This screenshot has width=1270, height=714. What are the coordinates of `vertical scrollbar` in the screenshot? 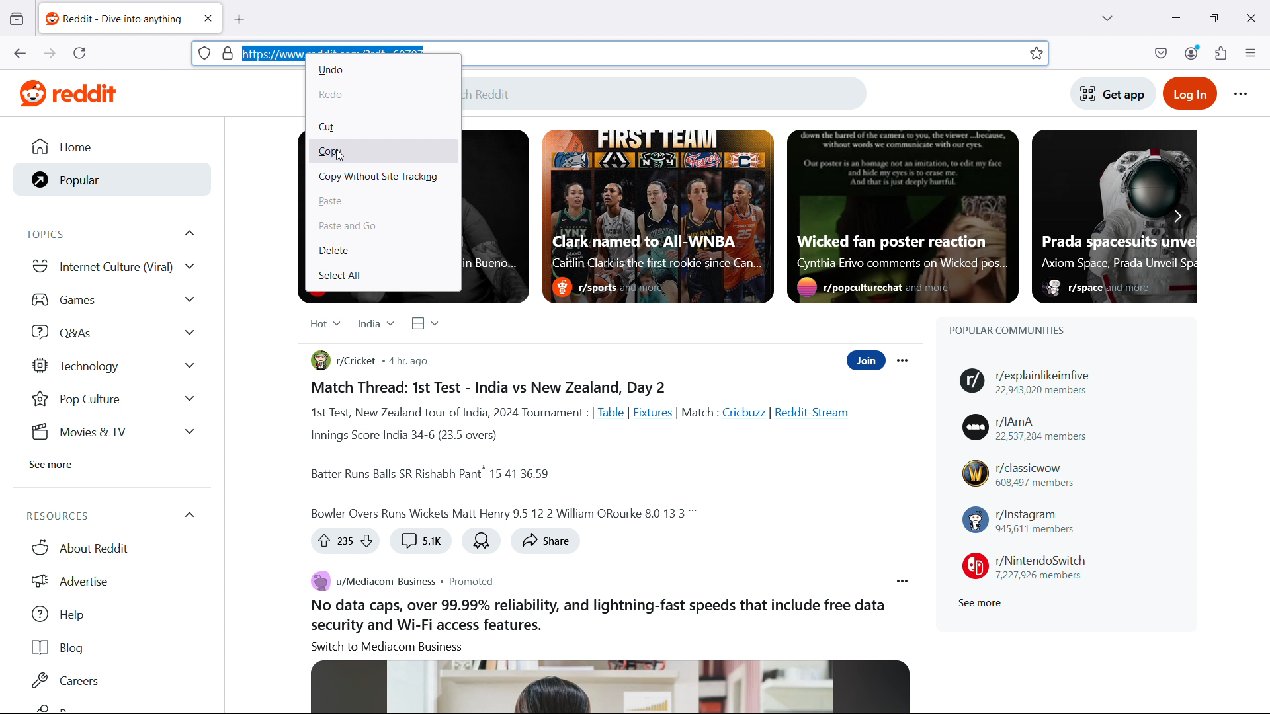 It's located at (1267, 163).